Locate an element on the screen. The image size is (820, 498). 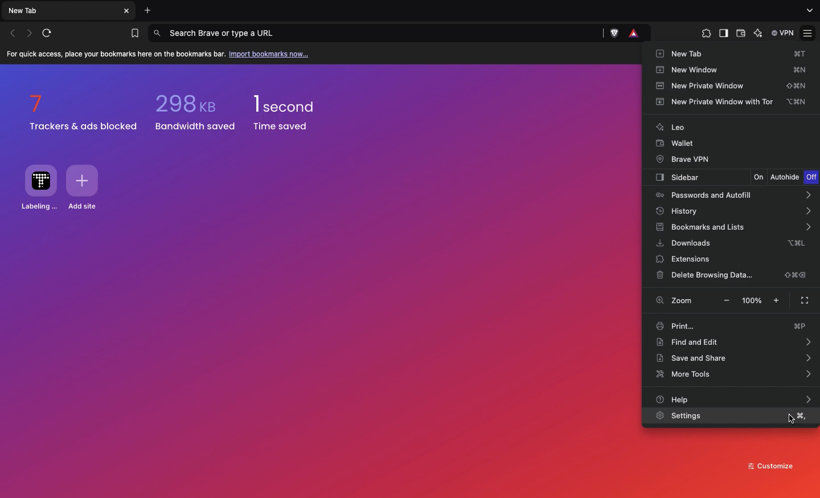
Sidebar is located at coordinates (678, 175).